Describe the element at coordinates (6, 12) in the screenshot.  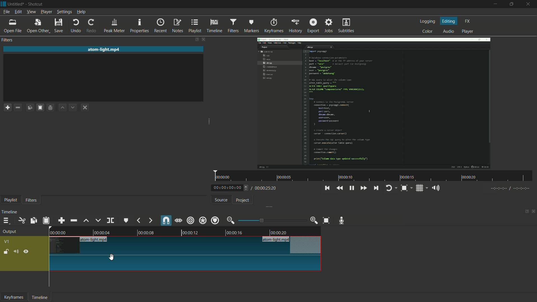
I see `file menu` at that location.